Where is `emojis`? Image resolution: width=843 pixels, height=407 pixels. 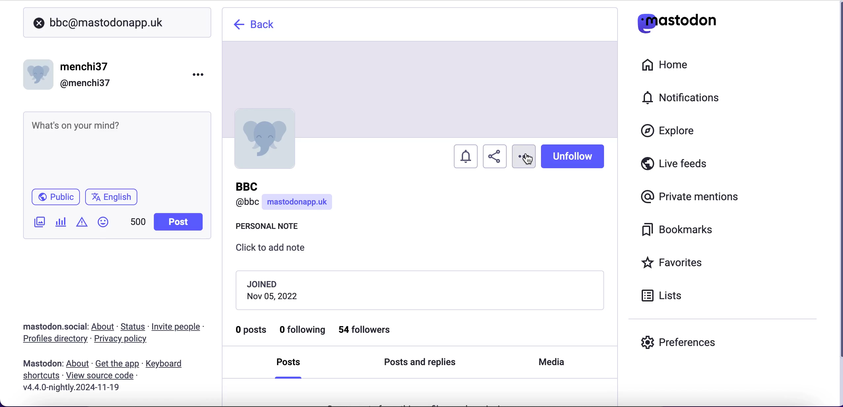
emojis is located at coordinates (106, 225).